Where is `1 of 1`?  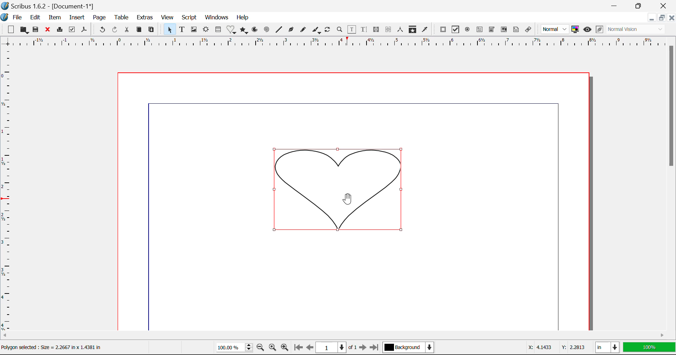
1 of 1 is located at coordinates (338, 348).